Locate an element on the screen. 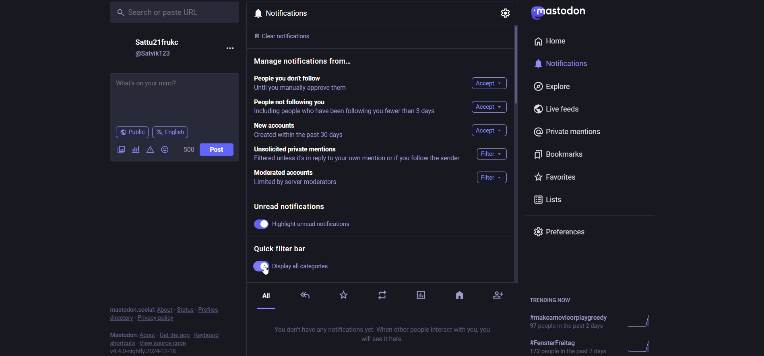 Image resolution: width=764 pixels, height=356 pixels. preferences is located at coordinates (564, 231).